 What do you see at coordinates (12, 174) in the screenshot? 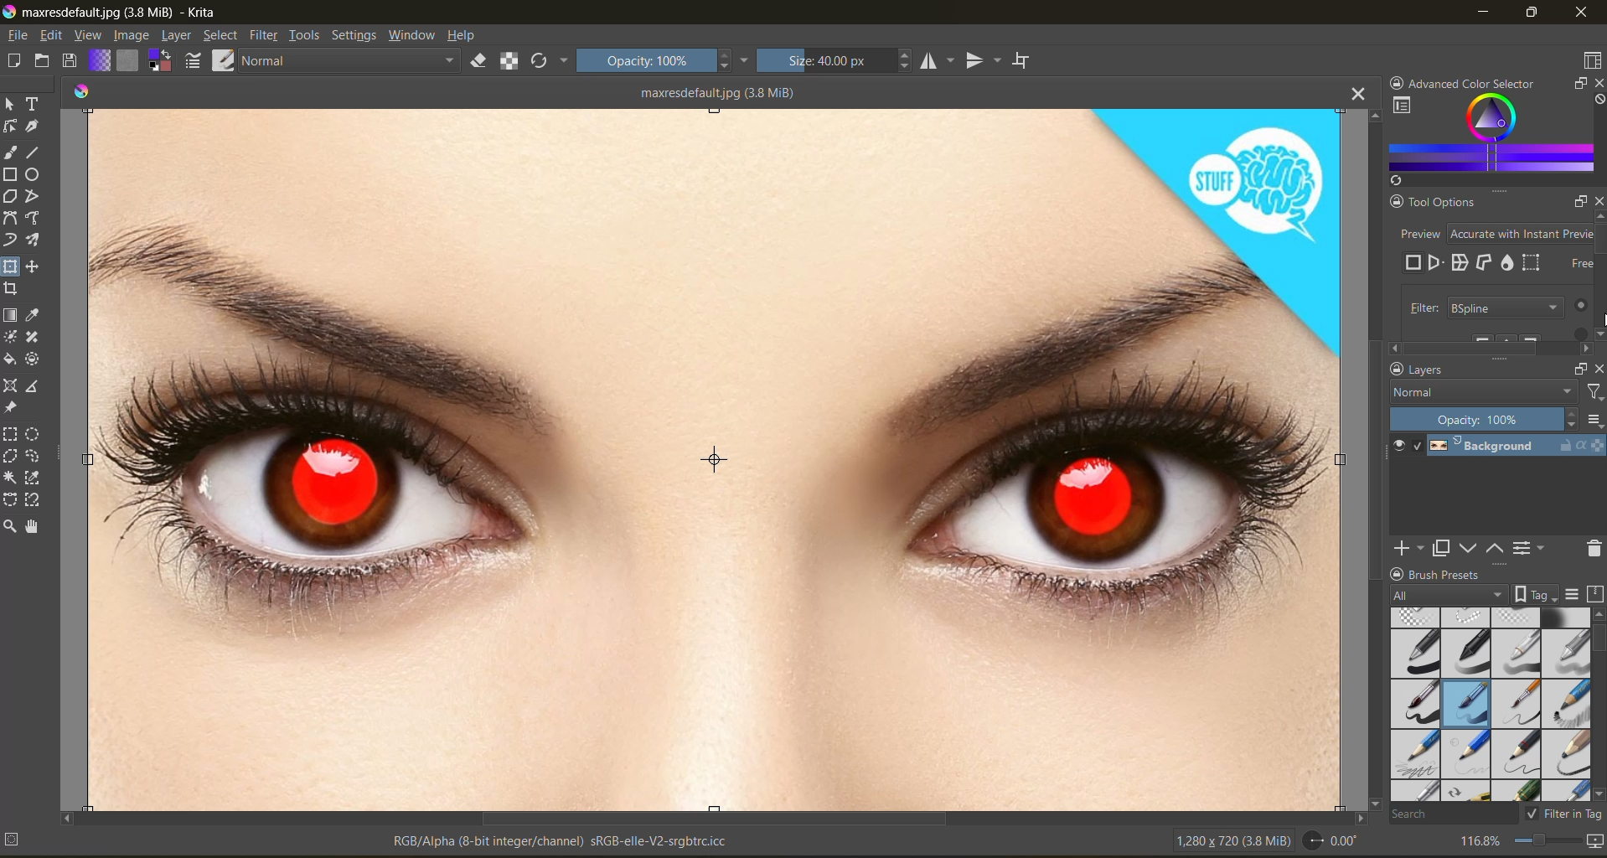
I see `tool` at bounding box center [12, 174].